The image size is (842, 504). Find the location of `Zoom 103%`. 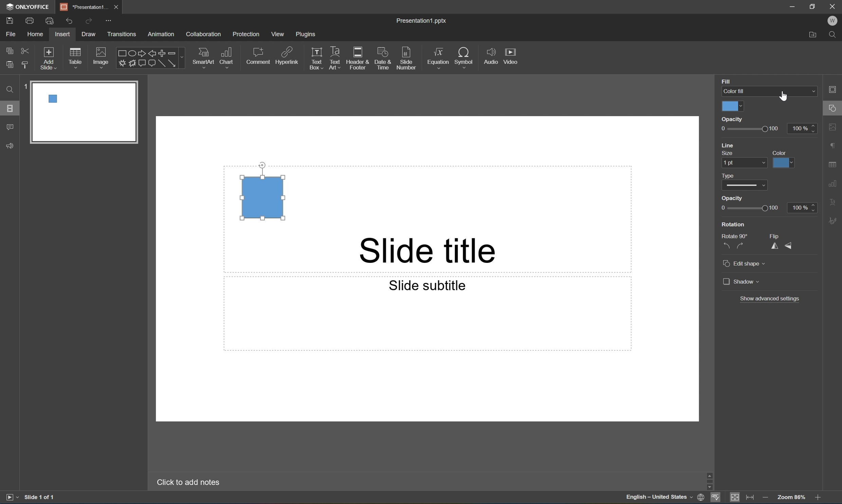

Zoom 103% is located at coordinates (791, 497).